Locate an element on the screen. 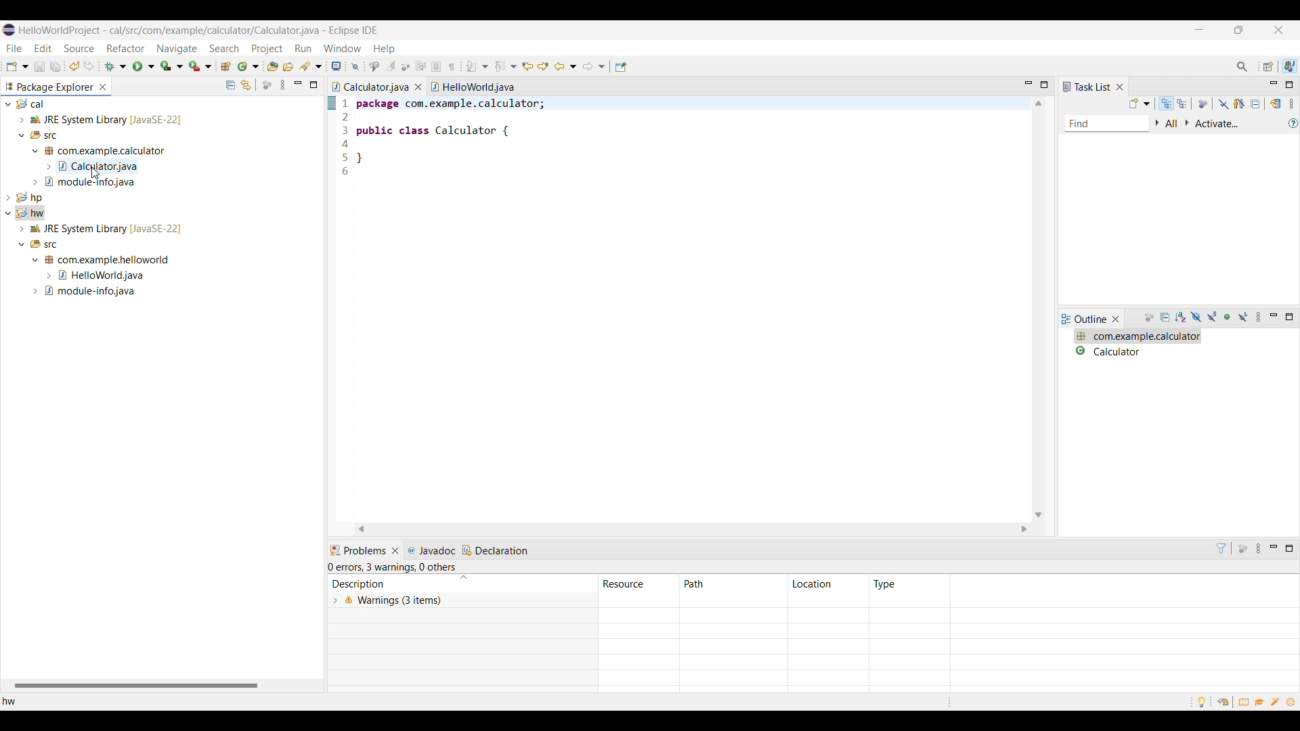  Launch options is located at coordinates (172, 66).